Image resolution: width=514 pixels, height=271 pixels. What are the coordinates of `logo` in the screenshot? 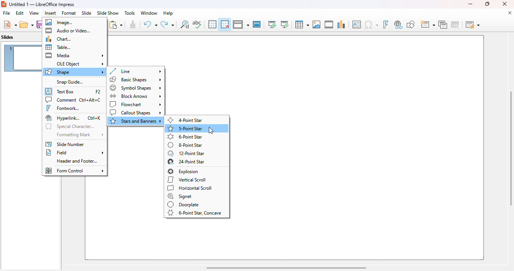 It's located at (4, 4).